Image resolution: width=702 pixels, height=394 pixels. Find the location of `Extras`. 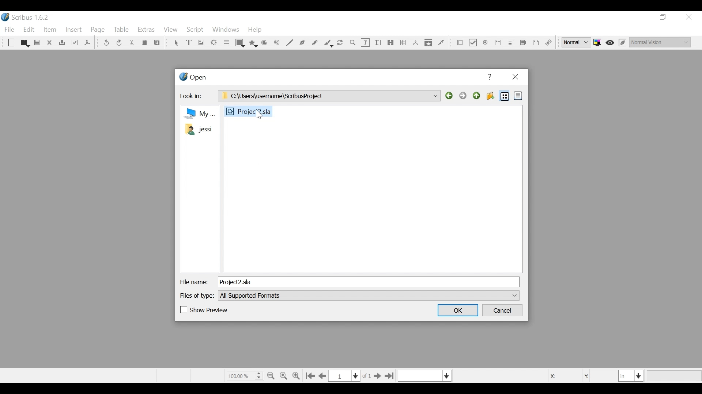

Extras is located at coordinates (146, 30).